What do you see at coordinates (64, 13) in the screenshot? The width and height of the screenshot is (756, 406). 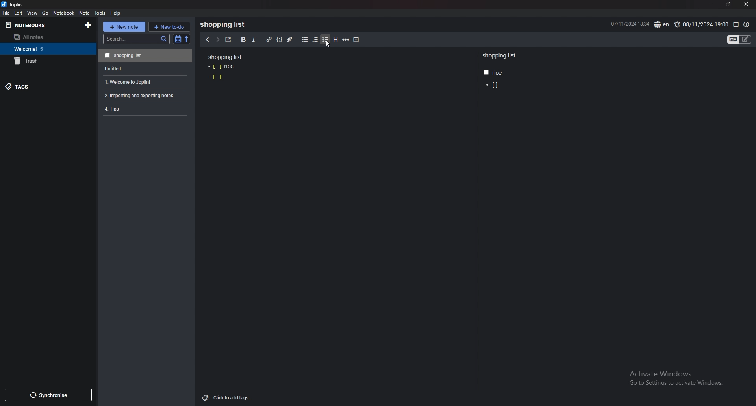 I see `notebook` at bounding box center [64, 13].